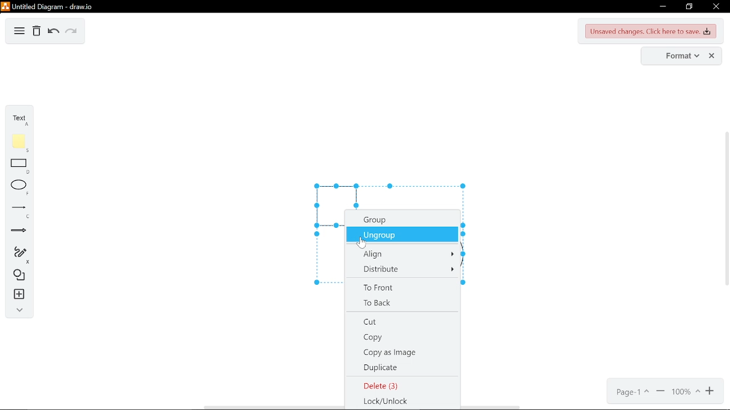 Image resolution: width=730 pixels, height=410 pixels. What do you see at coordinates (15, 255) in the screenshot?
I see `freehand` at bounding box center [15, 255].